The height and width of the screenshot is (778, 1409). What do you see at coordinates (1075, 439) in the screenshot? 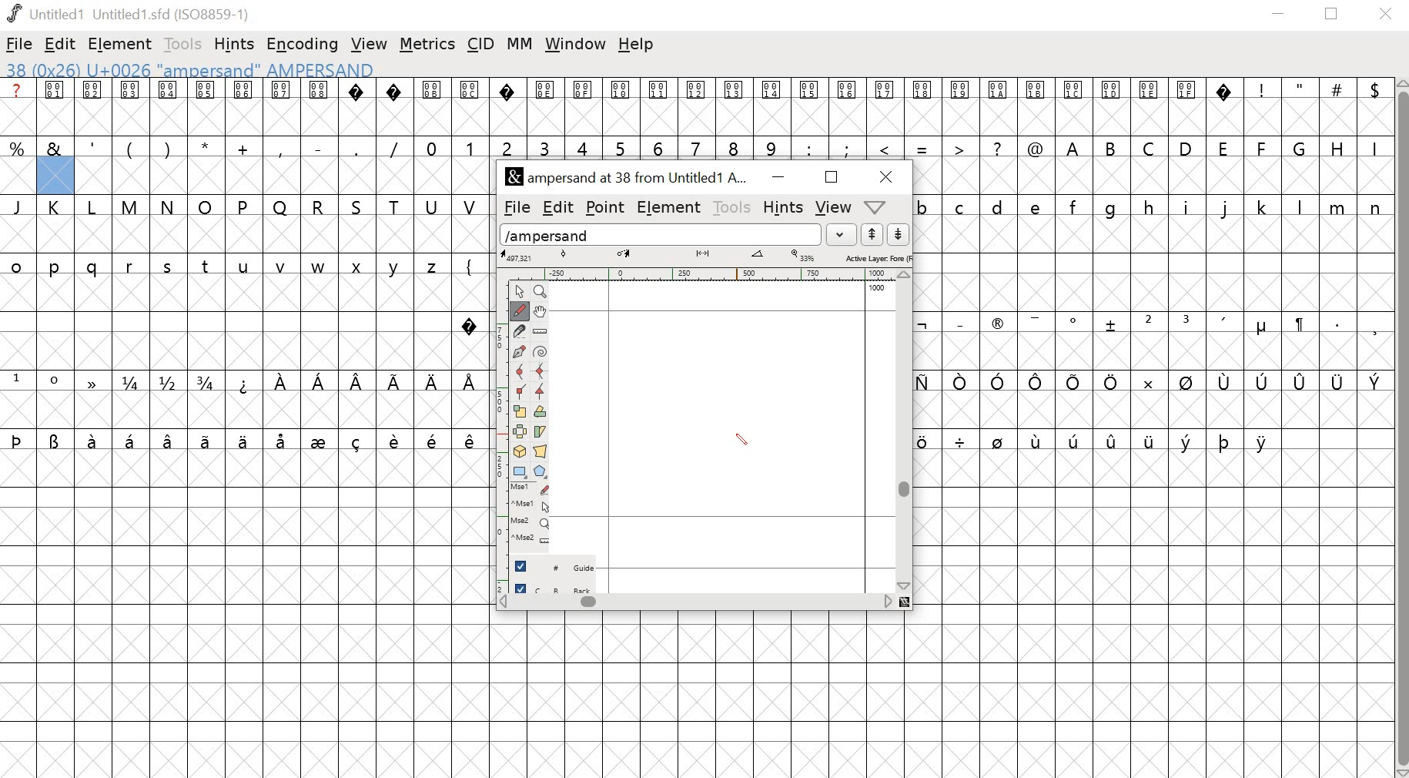
I see `symbol` at bounding box center [1075, 439].